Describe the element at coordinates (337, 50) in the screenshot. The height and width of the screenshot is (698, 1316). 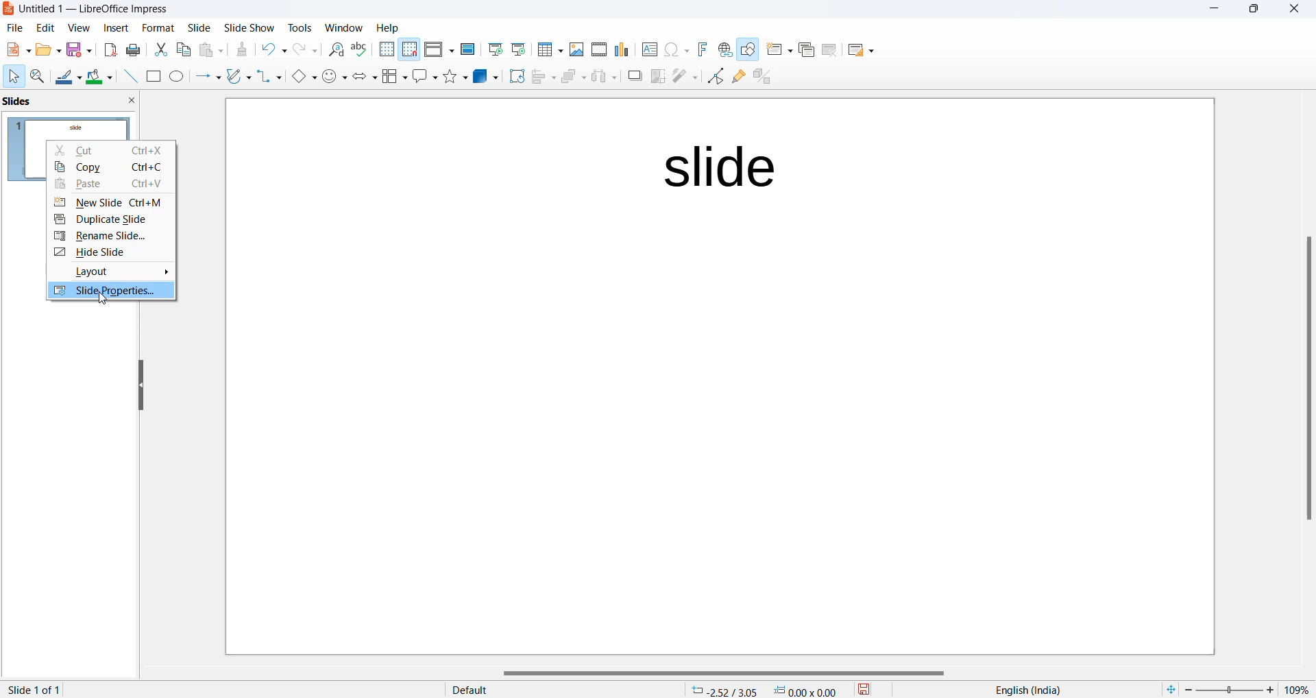
I see `find ` at that location.